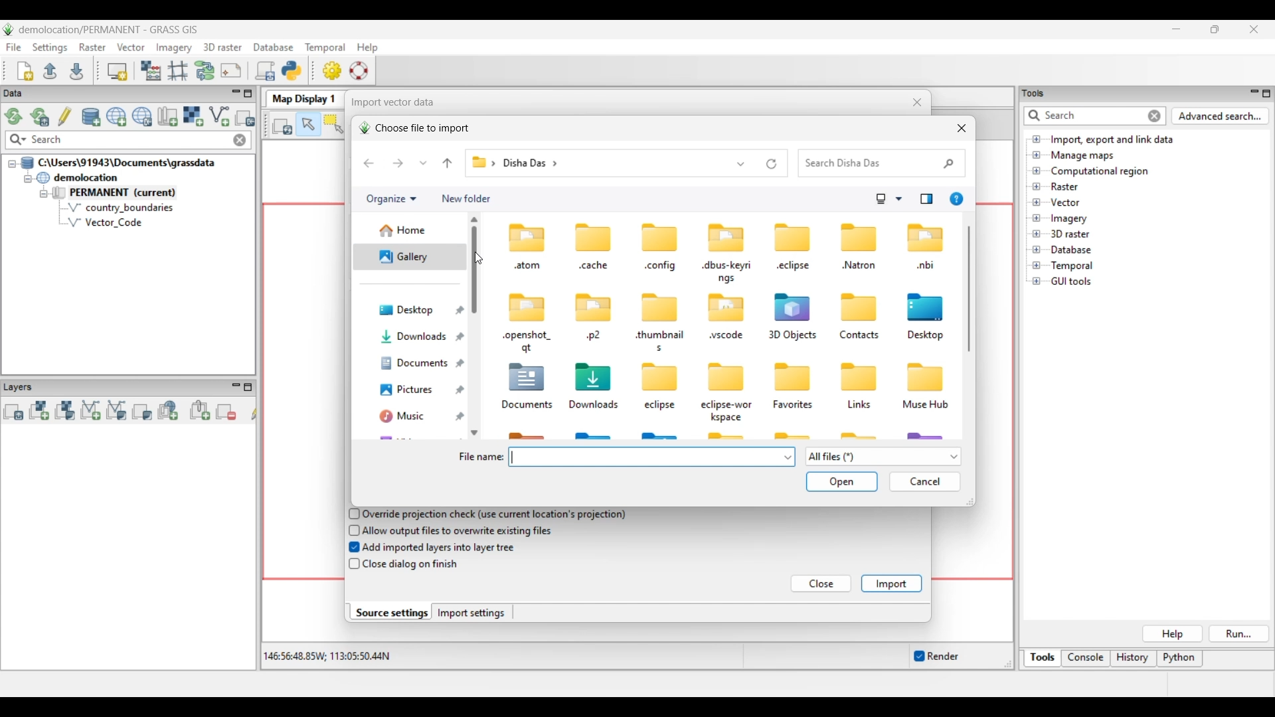 Image resolution: width=1275 pixels, height=717 pixels. I want to click on Click to open GUI tools, so click(1037, 281).